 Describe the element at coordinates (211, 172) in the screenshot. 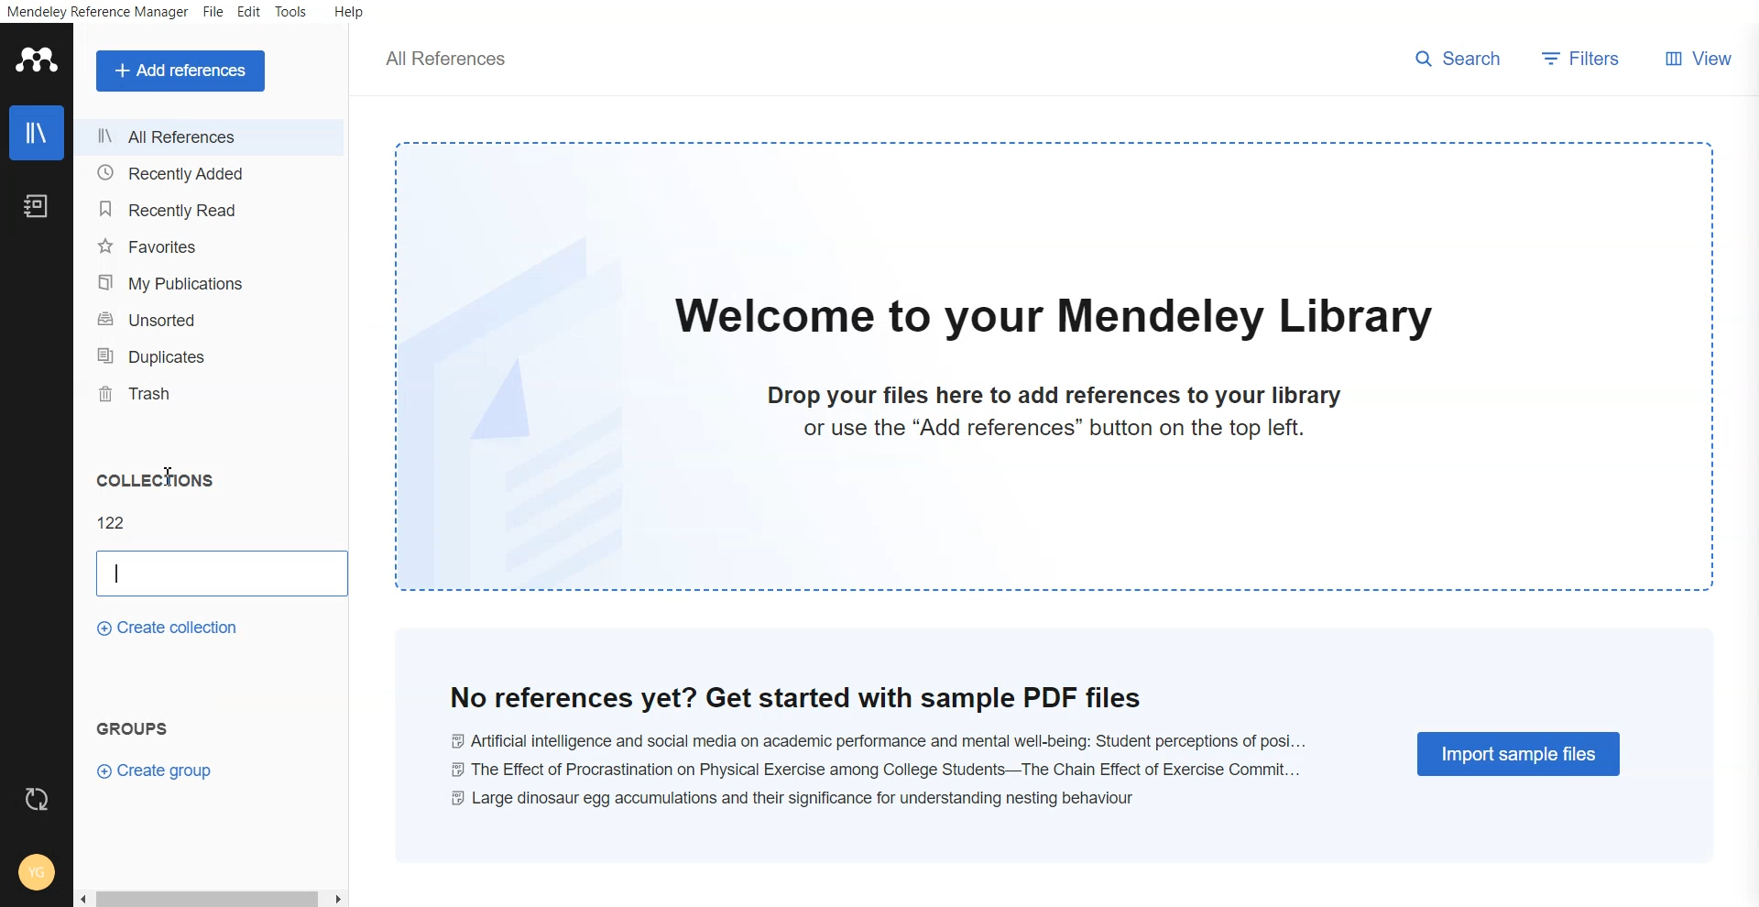

I see `Recently added` at that location.